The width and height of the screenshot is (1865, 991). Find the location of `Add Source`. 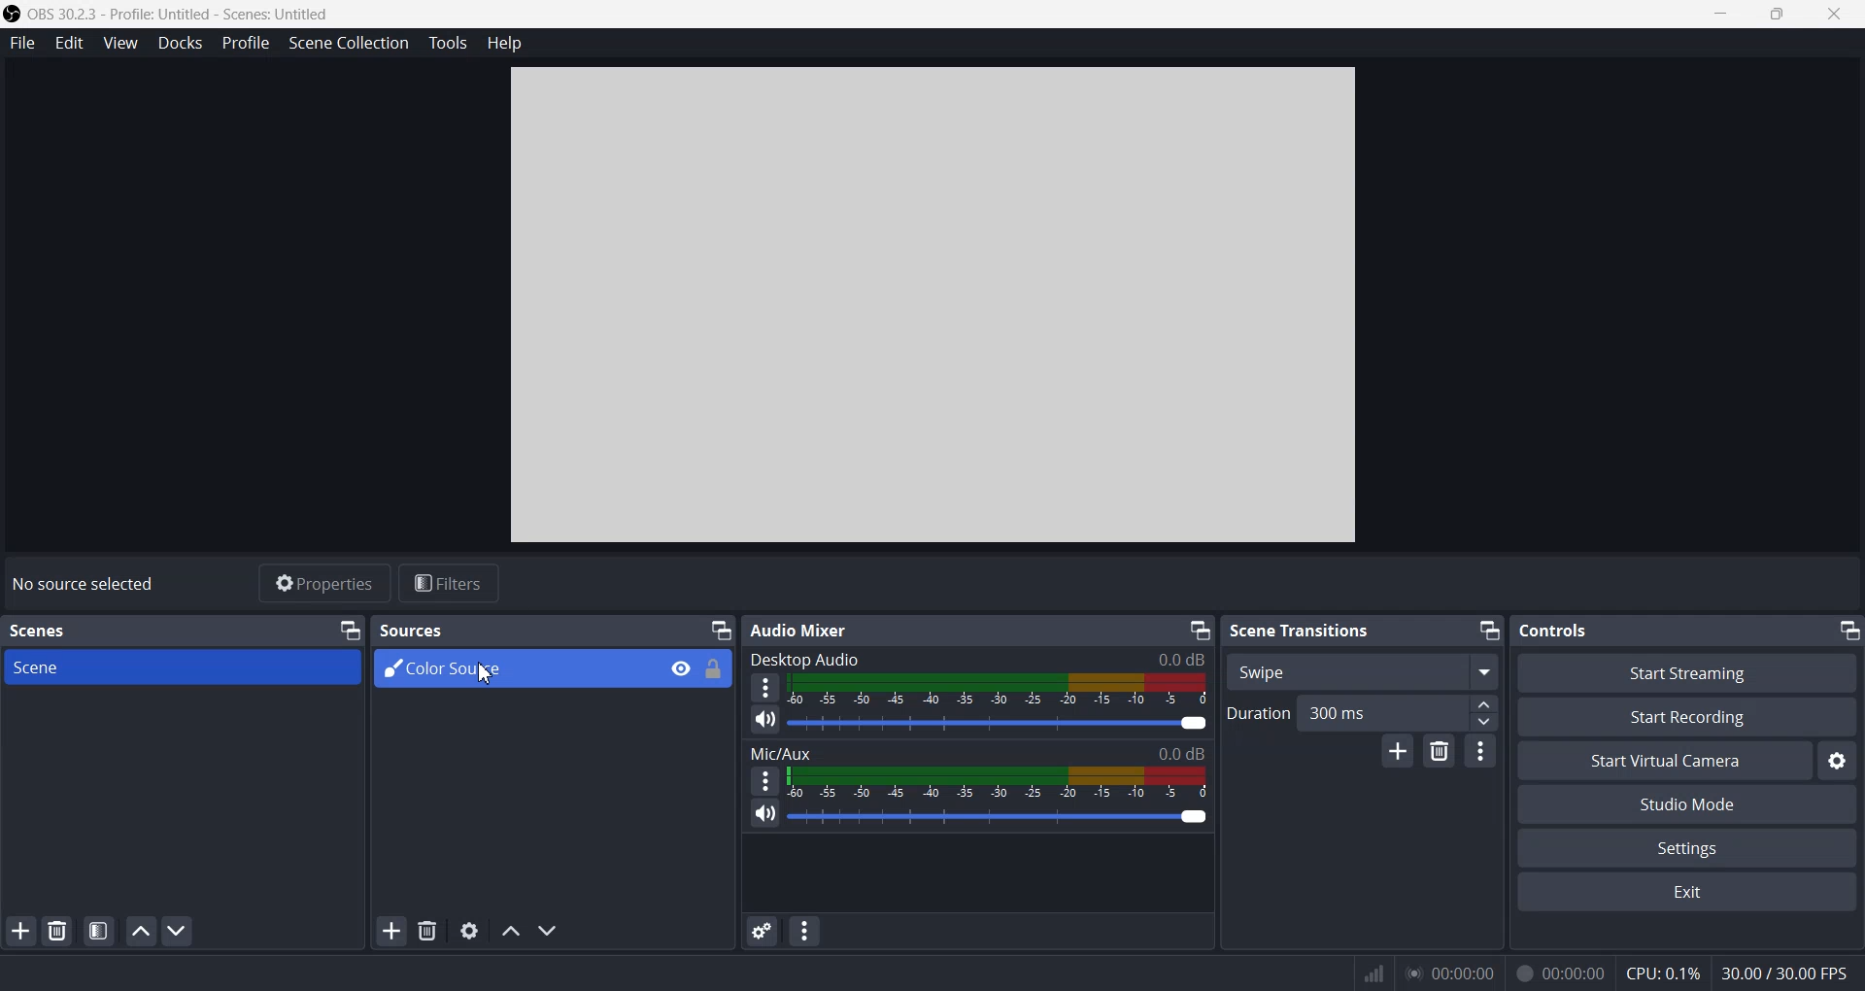

Add Source is located at coordinates (391, 933).